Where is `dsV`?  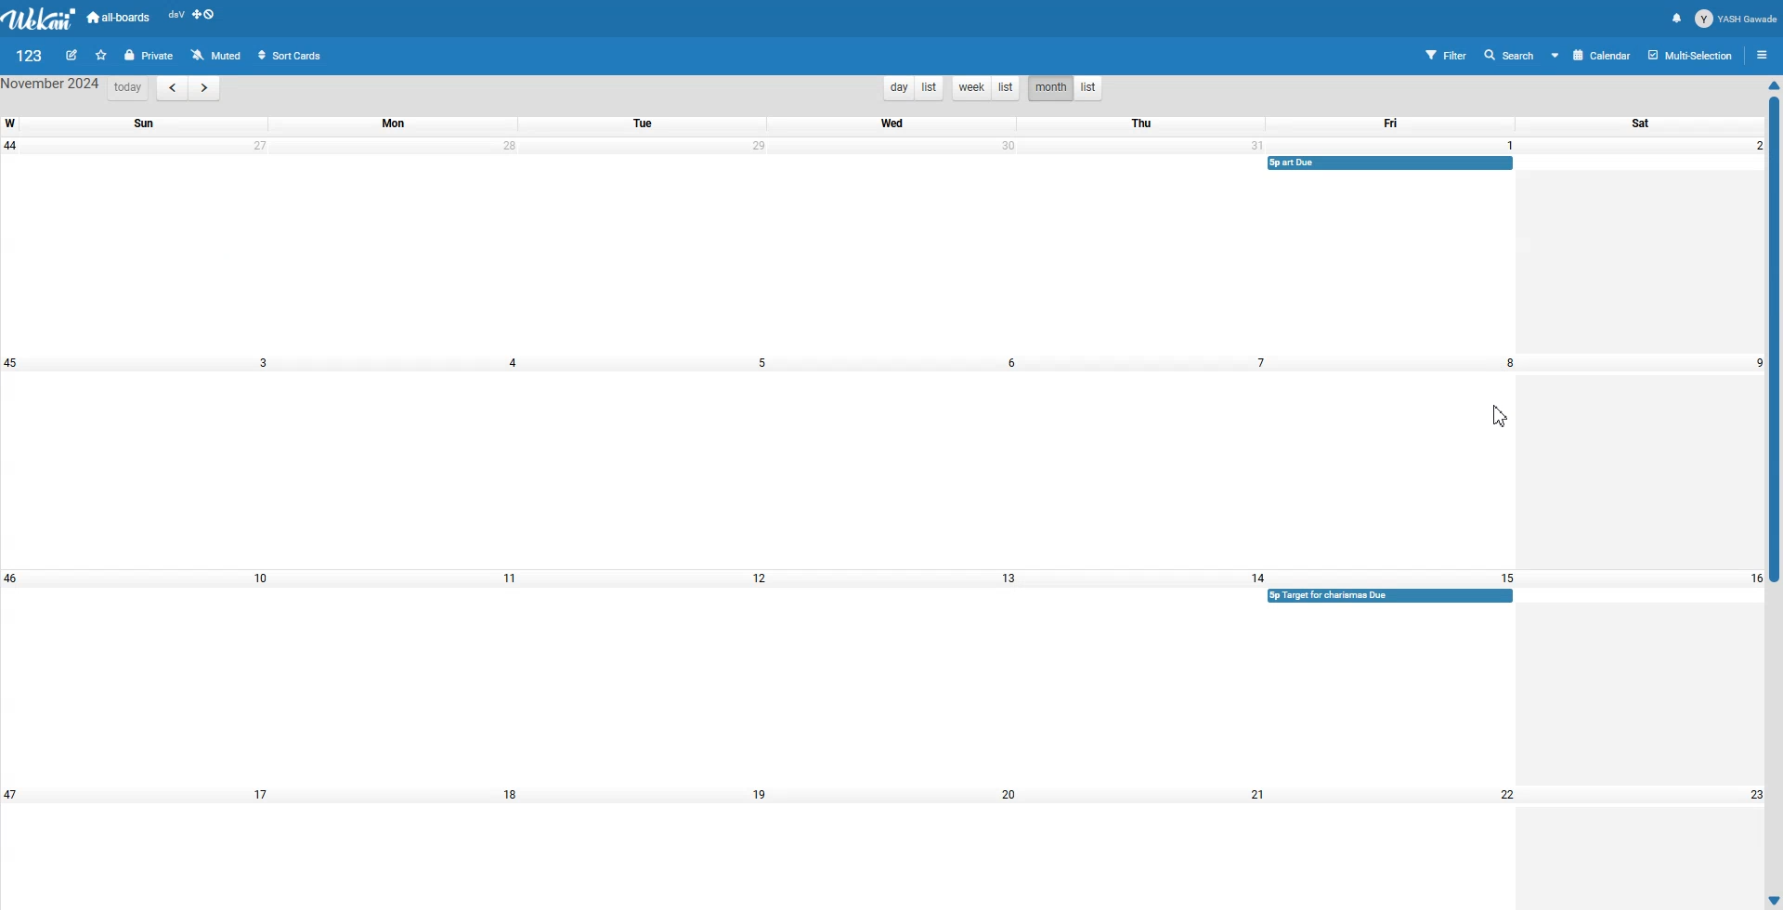 dsV is located at coordinates (176, 15).